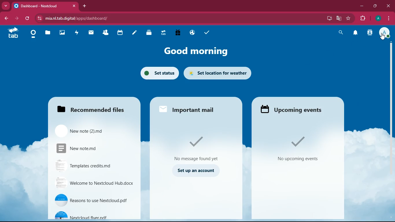 The height and width of the screenshot is (222, 395). I want to click on tick, so click(194, 141).